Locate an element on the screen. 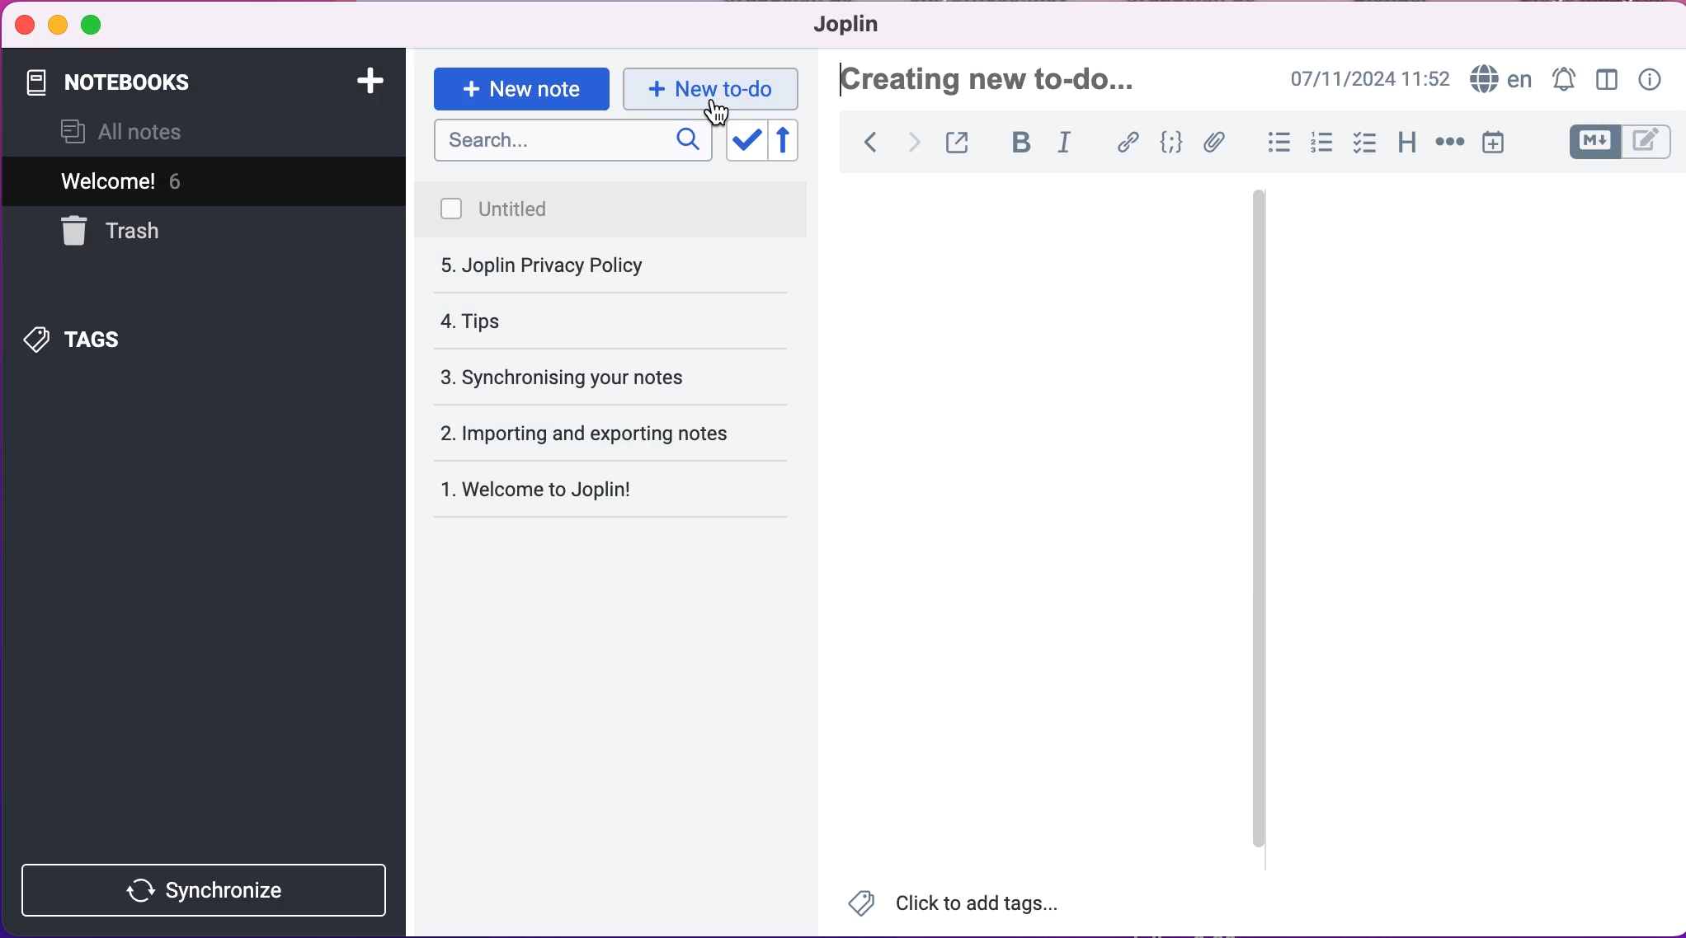 The image size is (1686, 938). 07/11/2024 09:03 is located at coordinates (1368, 77).